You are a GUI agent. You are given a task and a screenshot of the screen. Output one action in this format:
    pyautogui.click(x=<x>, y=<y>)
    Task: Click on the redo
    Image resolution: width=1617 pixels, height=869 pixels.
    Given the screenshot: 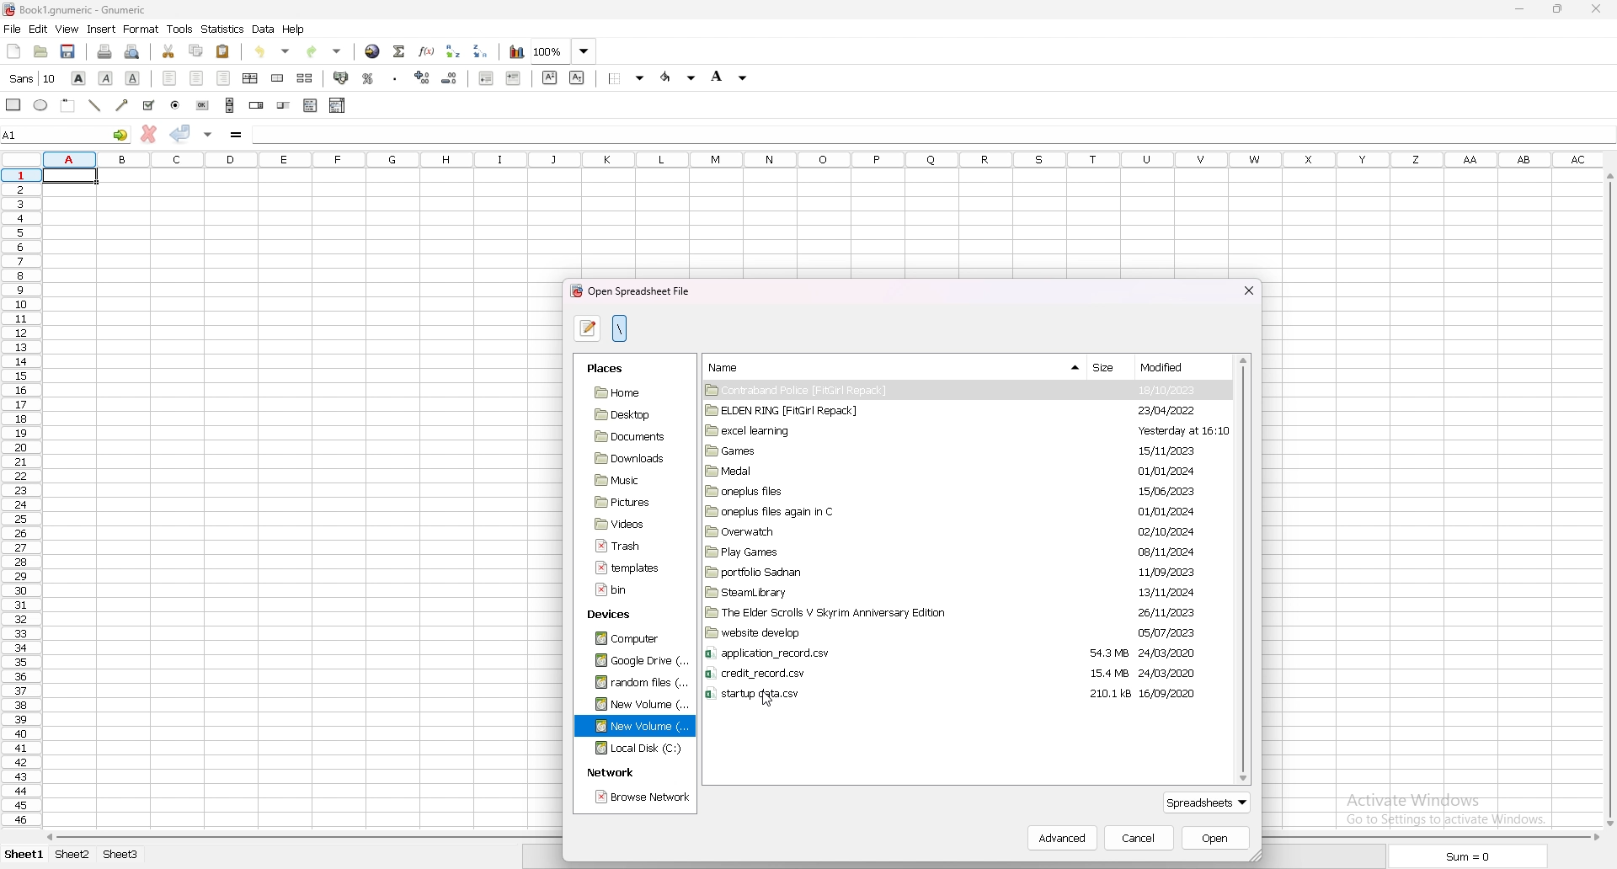 What is the action you would take?
    pyautogui.click(x=326, y=52)
    